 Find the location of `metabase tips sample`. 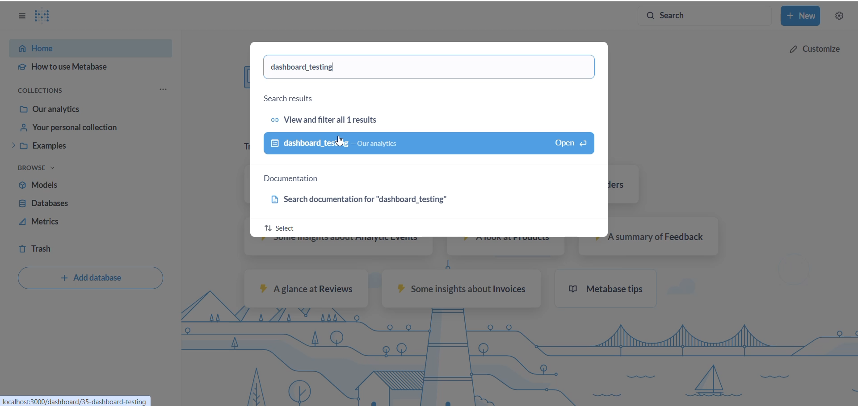

metabase tips sample is located at coordinates (610, 290).